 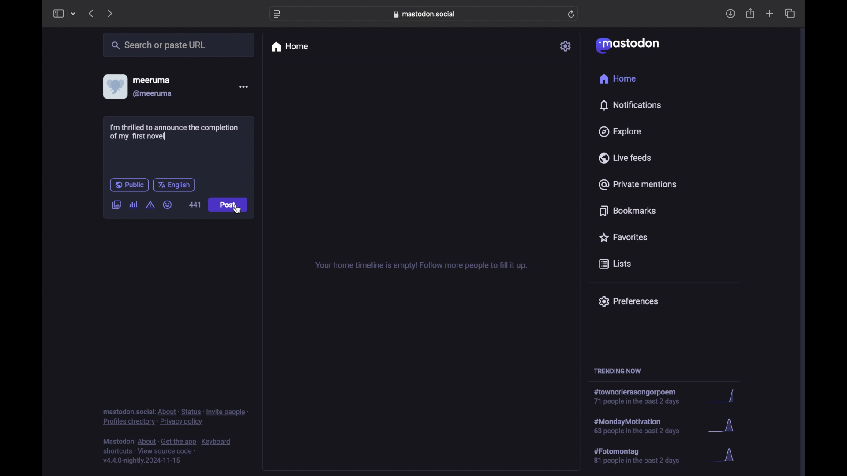 I want to click on share, so click(x=751, y=13).